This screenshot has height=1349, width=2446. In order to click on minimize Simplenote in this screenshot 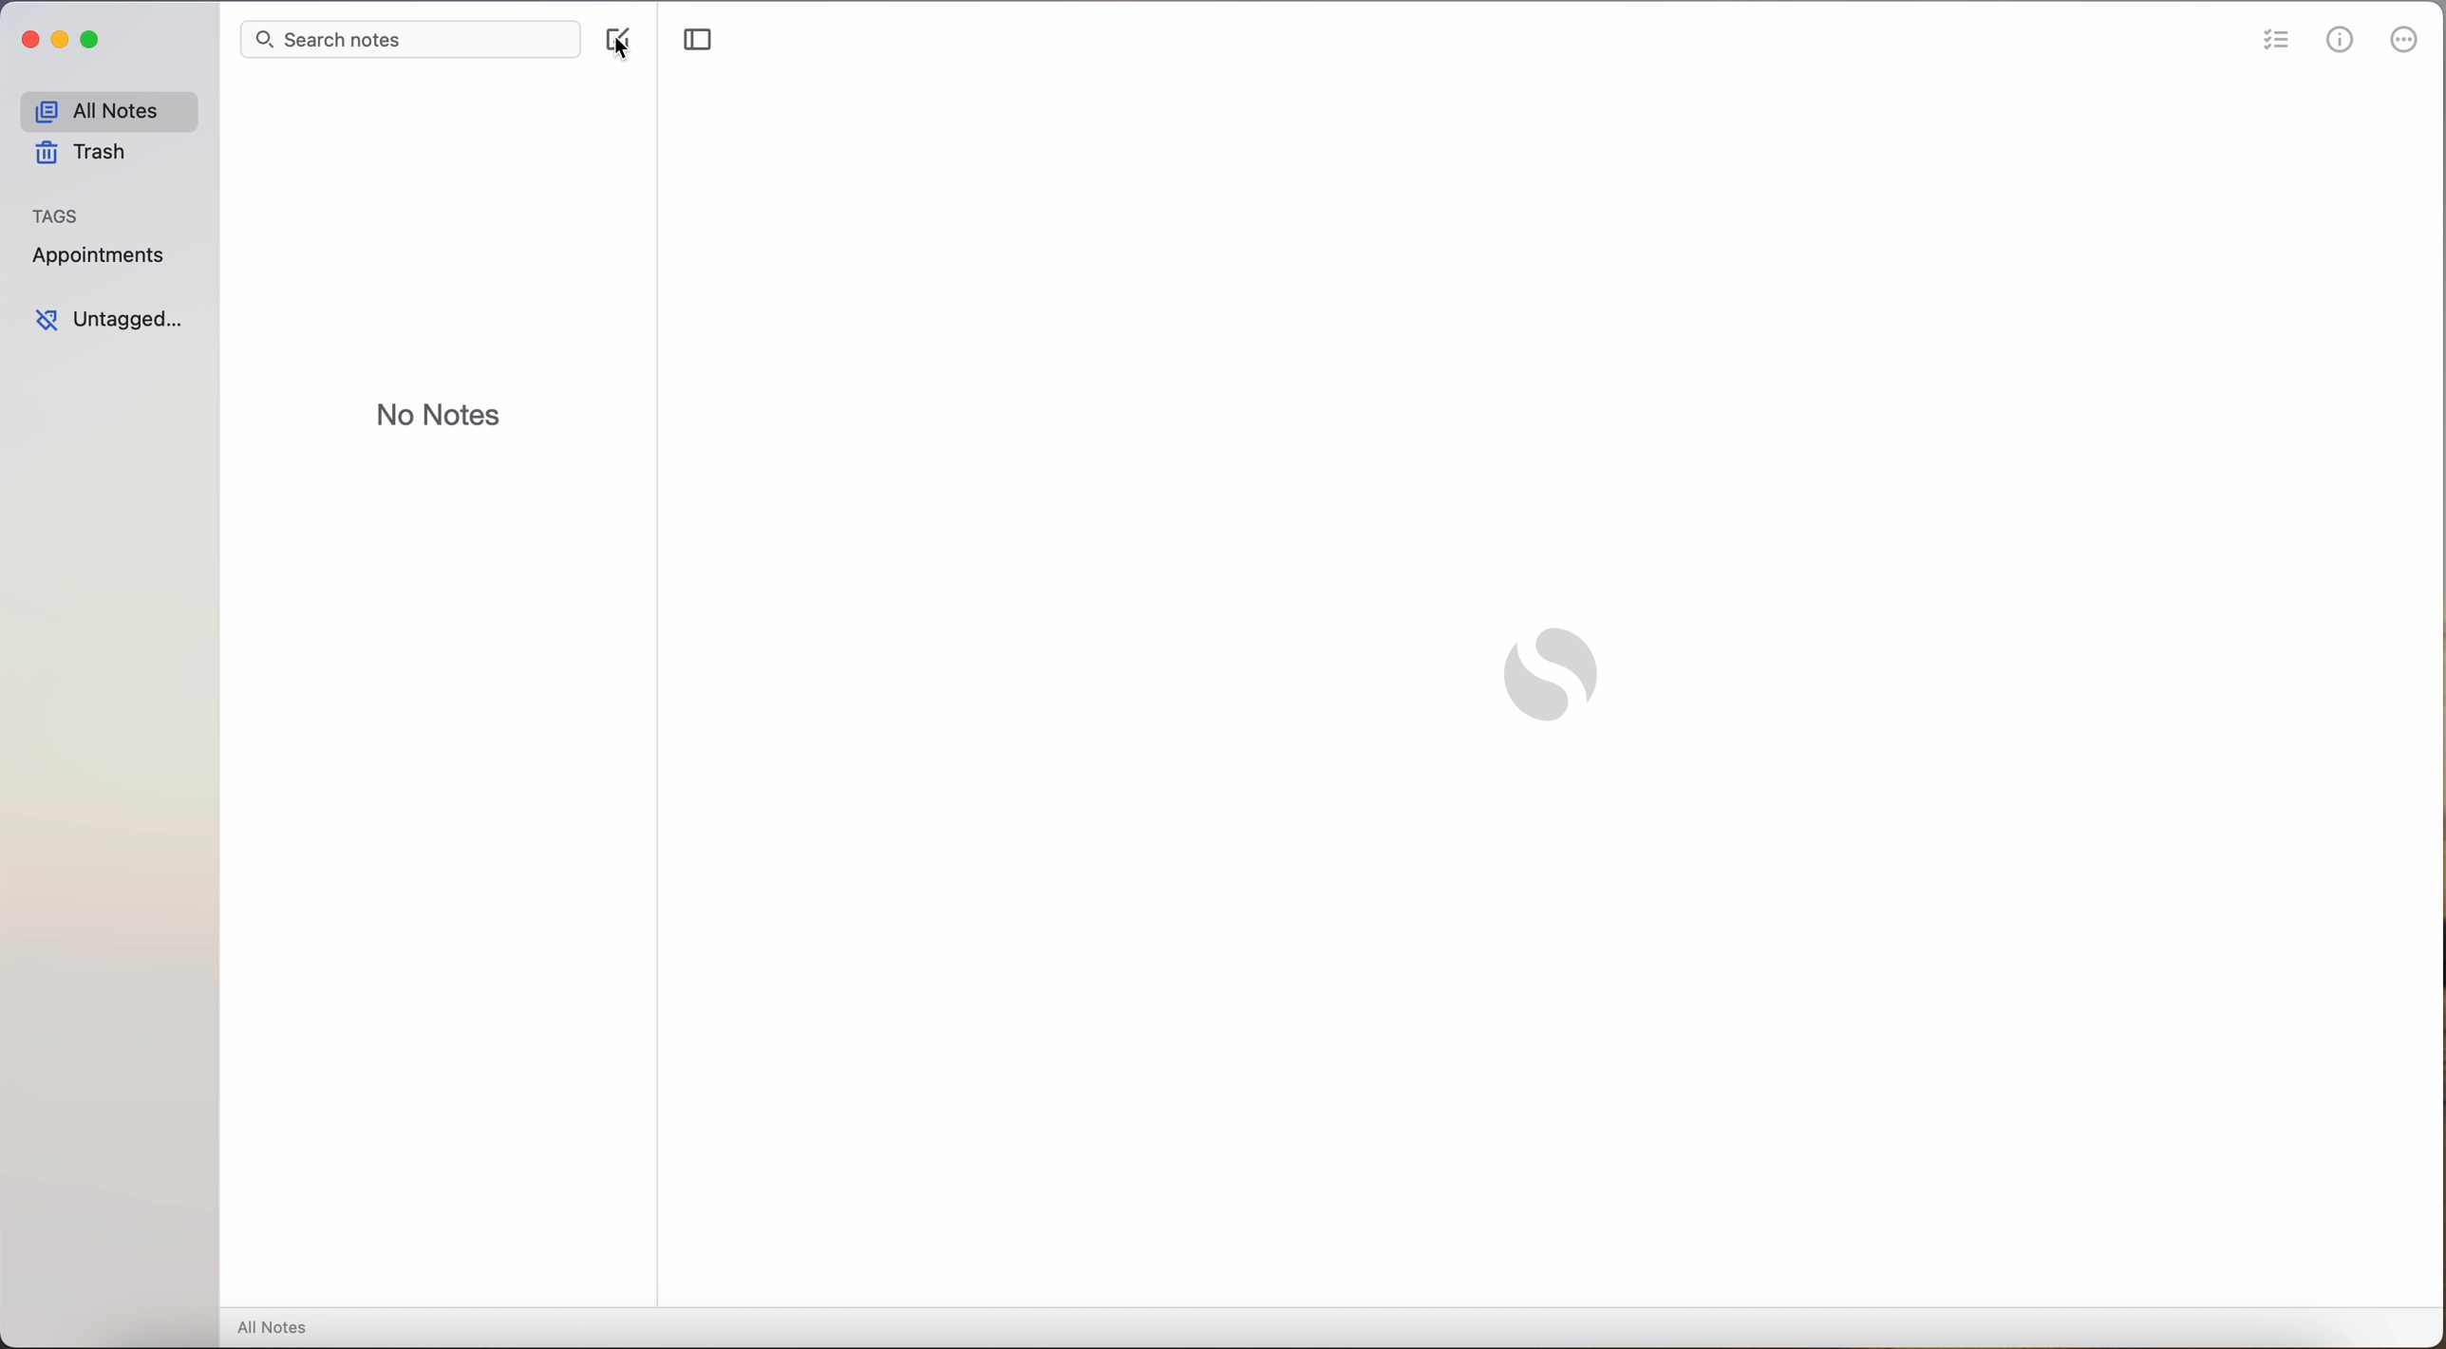, I will do `click(60, 42)`.